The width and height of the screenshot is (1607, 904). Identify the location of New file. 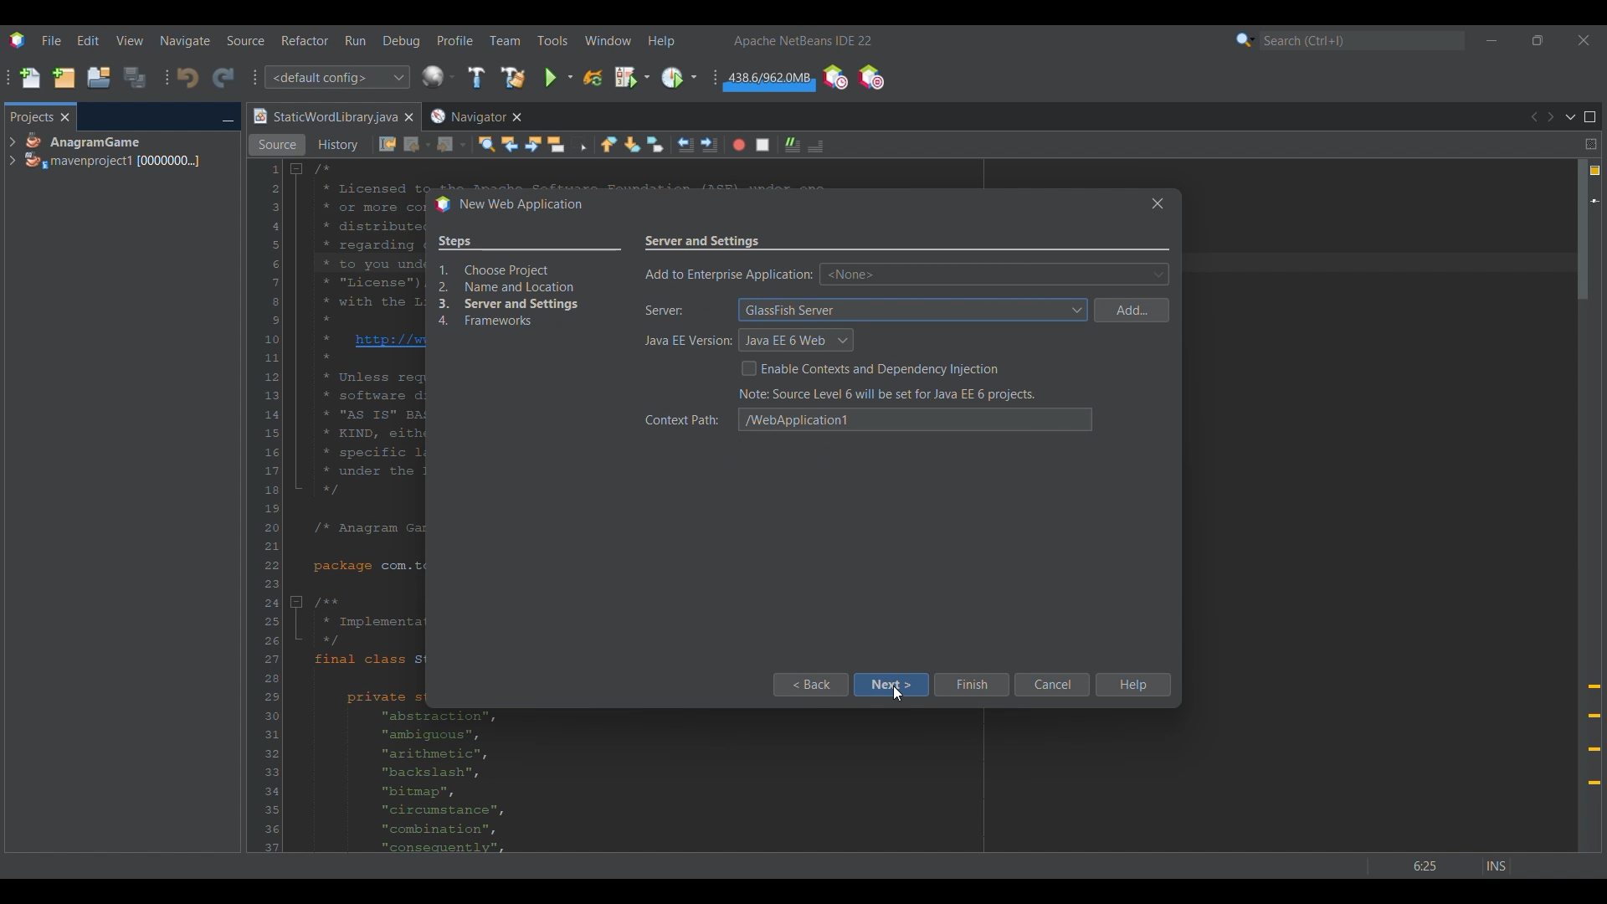
(29, 78).